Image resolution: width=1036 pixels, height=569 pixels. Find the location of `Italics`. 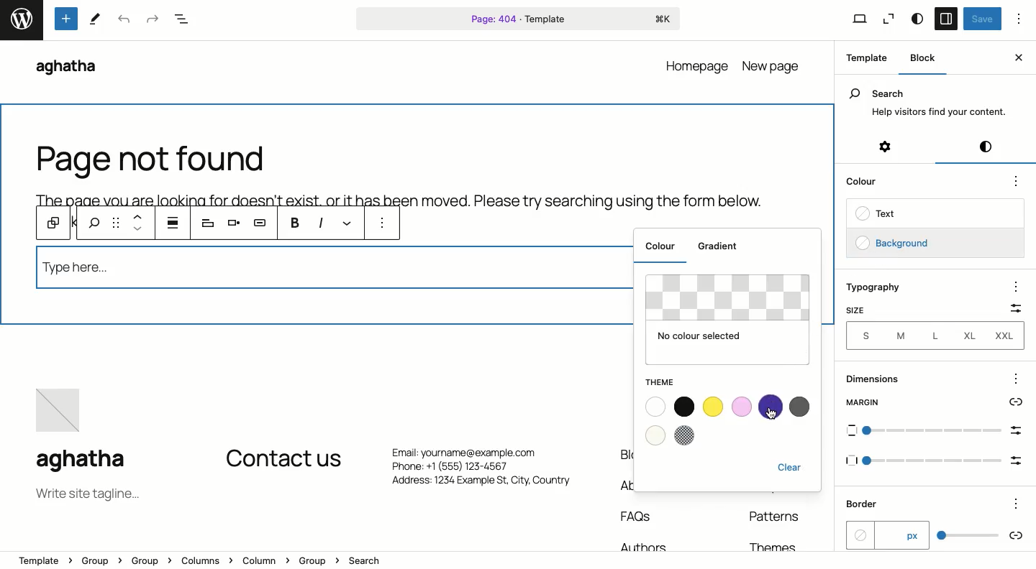

Italics is located at coordinates (322, 223).